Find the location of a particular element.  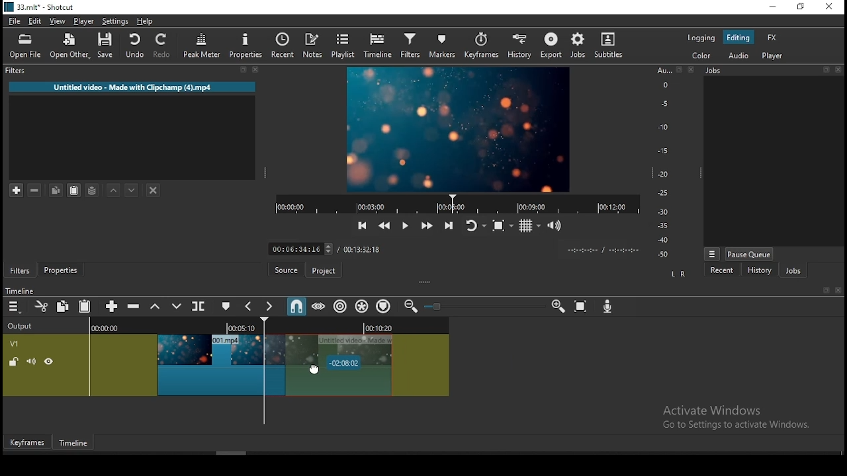

save is located at coordinates (108, 48).